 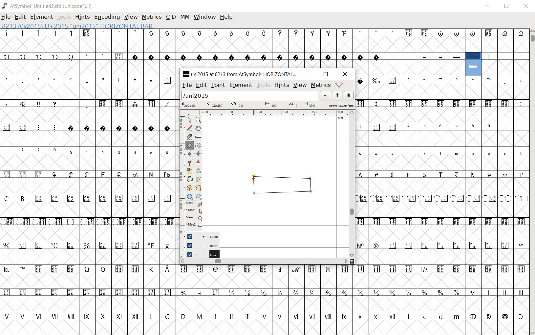 I want to click on perform a perspective transformation on the selection, so click(x=198, y=187).